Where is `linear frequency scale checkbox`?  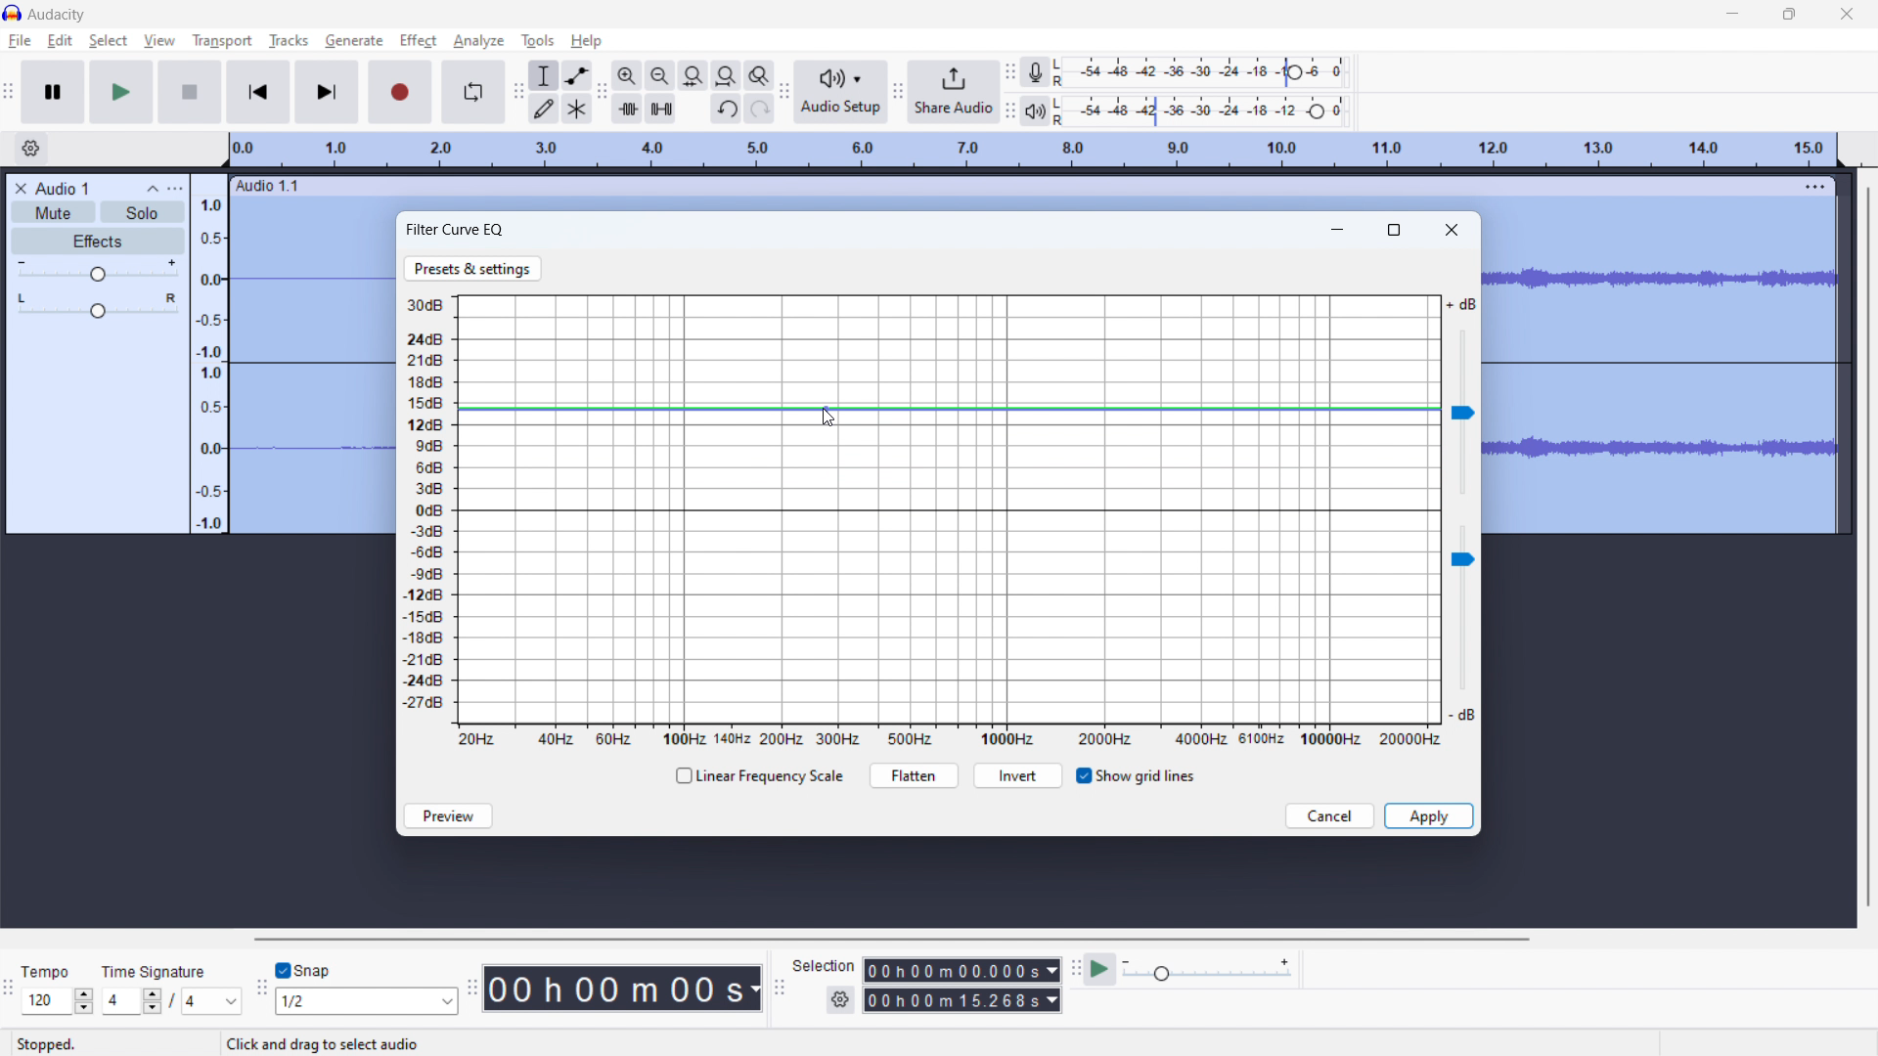
linear frequency scale checkbox is located at coordinates (757, 776).